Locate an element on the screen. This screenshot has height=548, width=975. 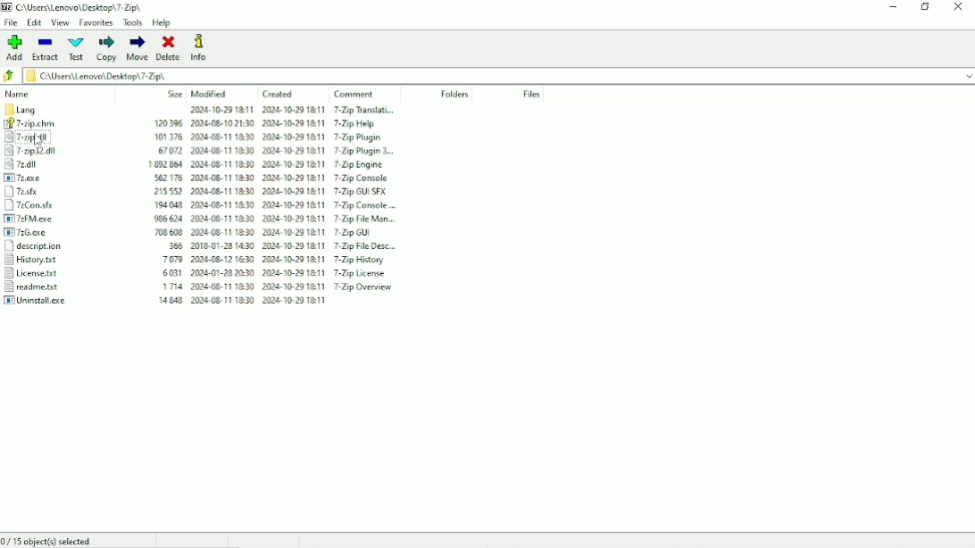
7-zip.dll is located at coordinates (195, 137).